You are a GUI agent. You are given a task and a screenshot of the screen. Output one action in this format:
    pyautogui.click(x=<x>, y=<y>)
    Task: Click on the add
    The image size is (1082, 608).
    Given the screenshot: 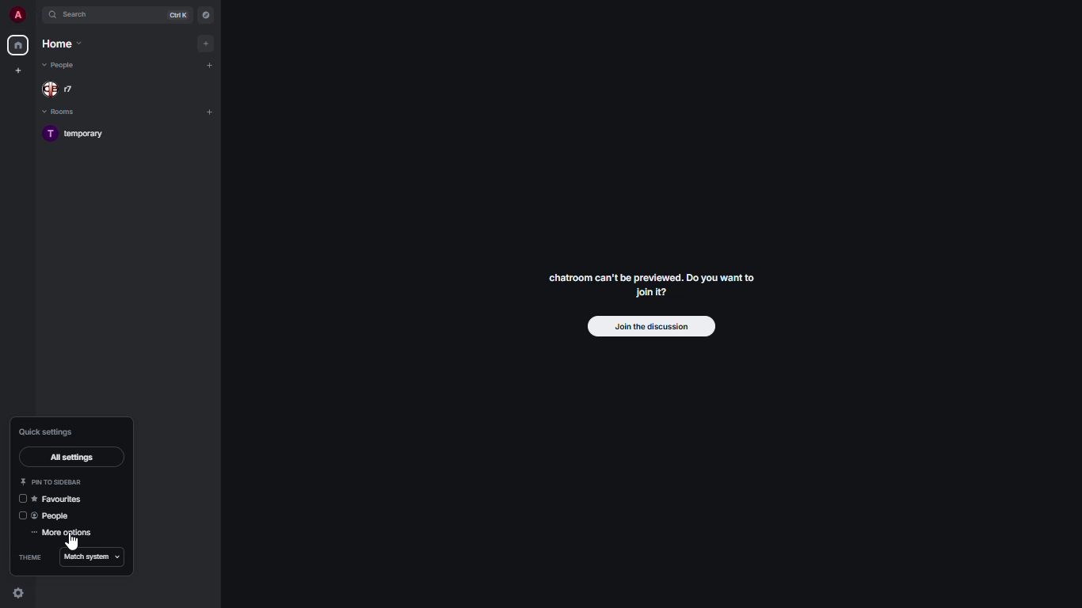 What is the action you would take?
    pyautogui.click(x=211, y=112)
    